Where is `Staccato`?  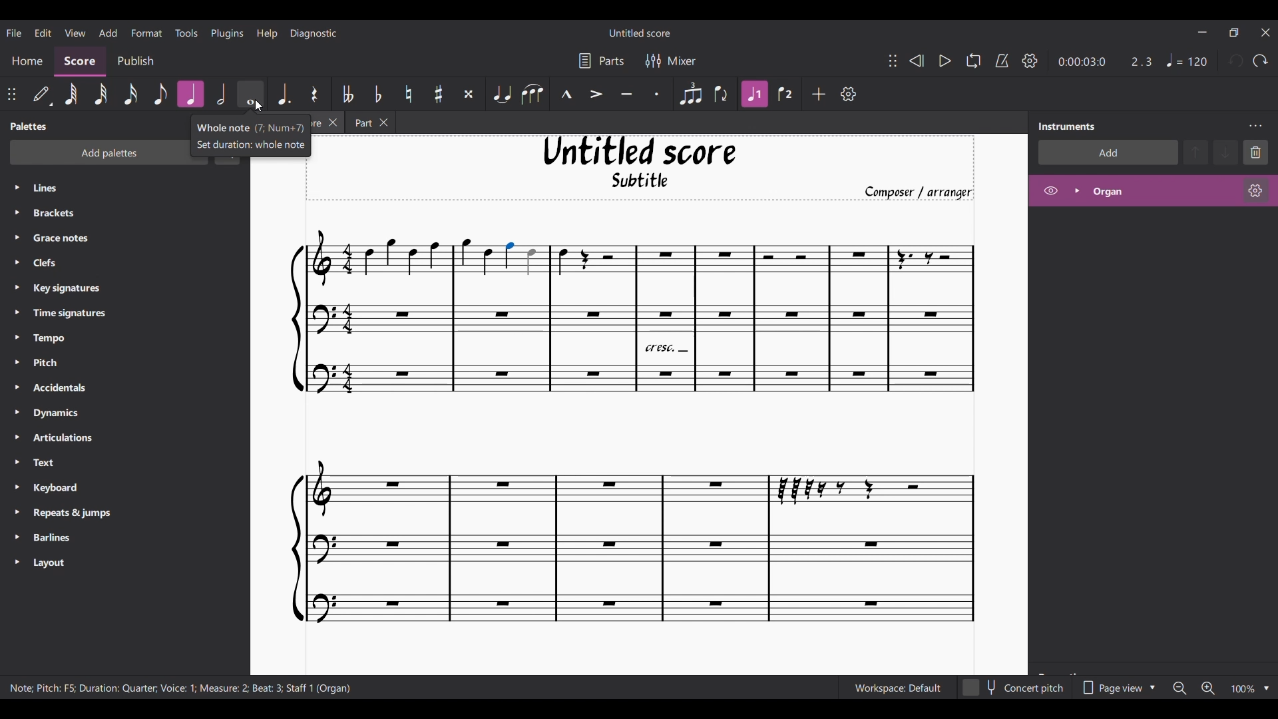
Staccato is located at coordinates (657, 94).